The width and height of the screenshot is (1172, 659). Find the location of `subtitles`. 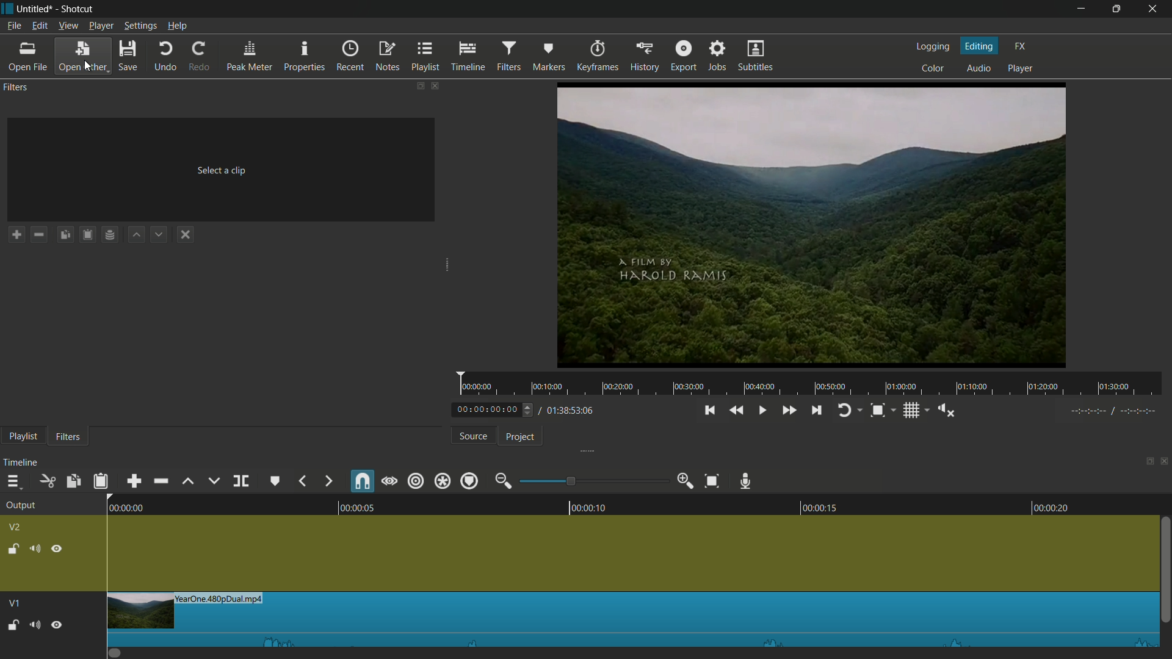

subtitles is located at coordinates (757, 57).